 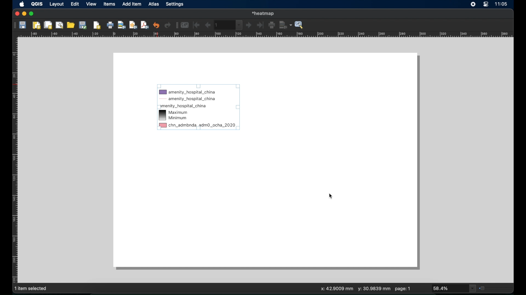 What do you see at coordinates (176, 26) in the screenshot?
I see `atlas toolbar` at bounding box center [176, 26].